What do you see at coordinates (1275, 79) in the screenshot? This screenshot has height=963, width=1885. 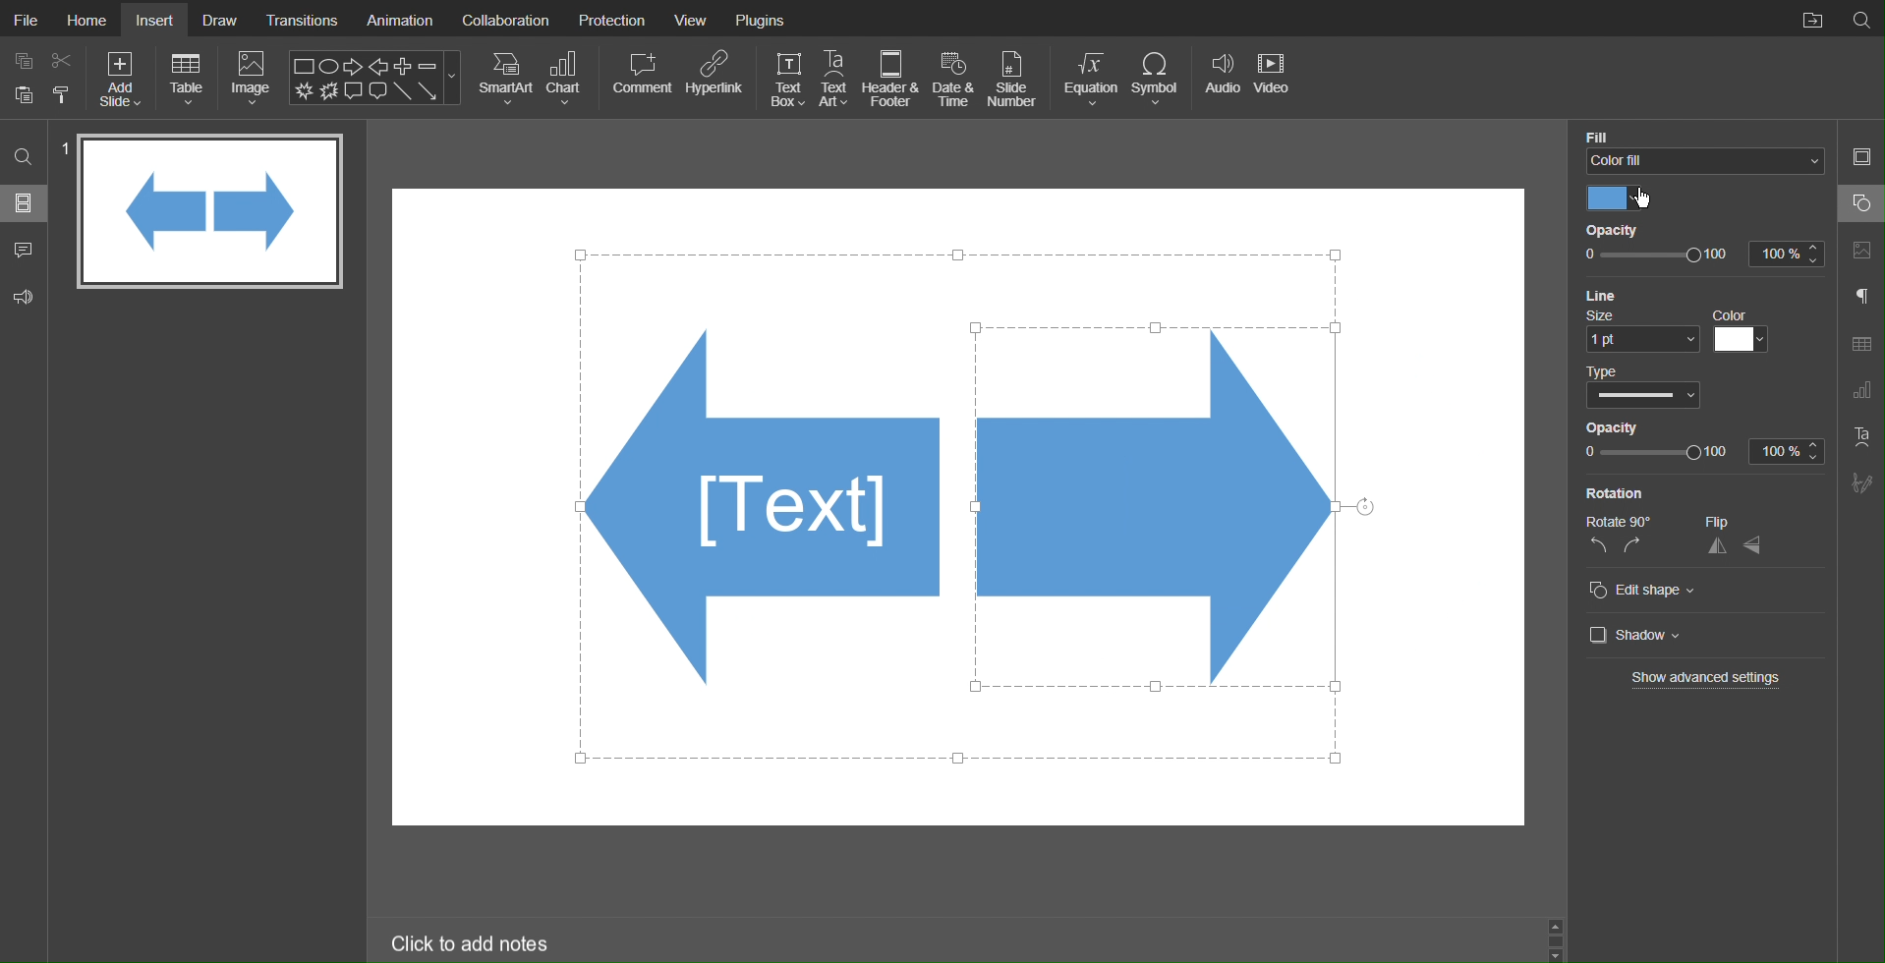 I see `Video` at bounding box center [1275, 79].